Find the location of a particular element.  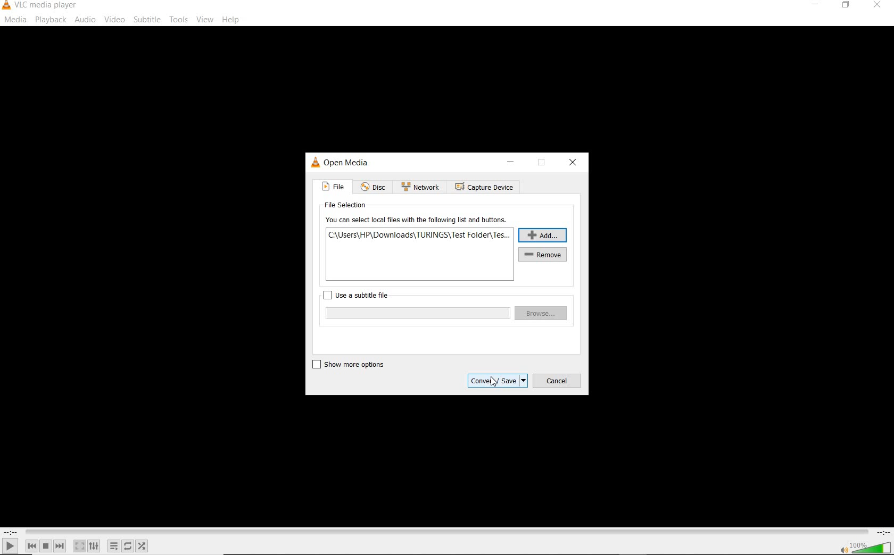

minimize is located at coordinates (511, 162).